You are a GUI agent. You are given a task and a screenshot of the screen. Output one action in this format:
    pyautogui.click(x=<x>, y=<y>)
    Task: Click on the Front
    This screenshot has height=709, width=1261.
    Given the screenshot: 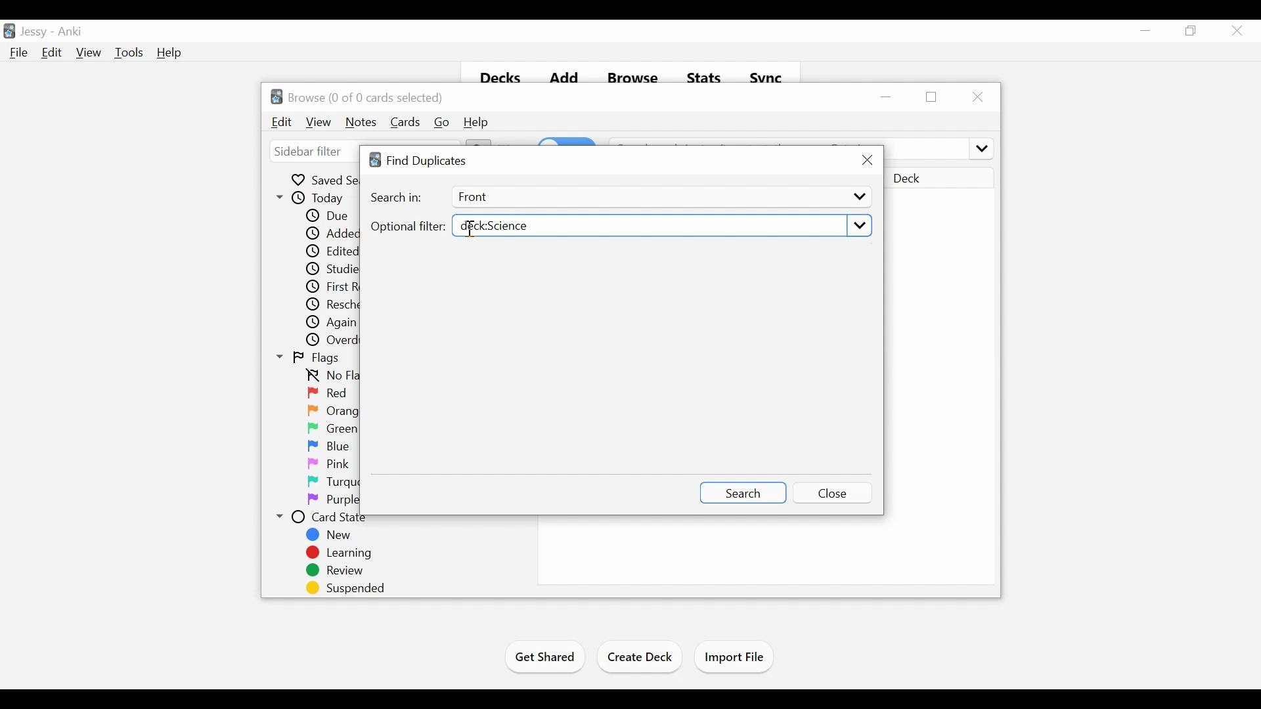 What is the action you would take?
    pyautogui.click(x=659, y=197)
    